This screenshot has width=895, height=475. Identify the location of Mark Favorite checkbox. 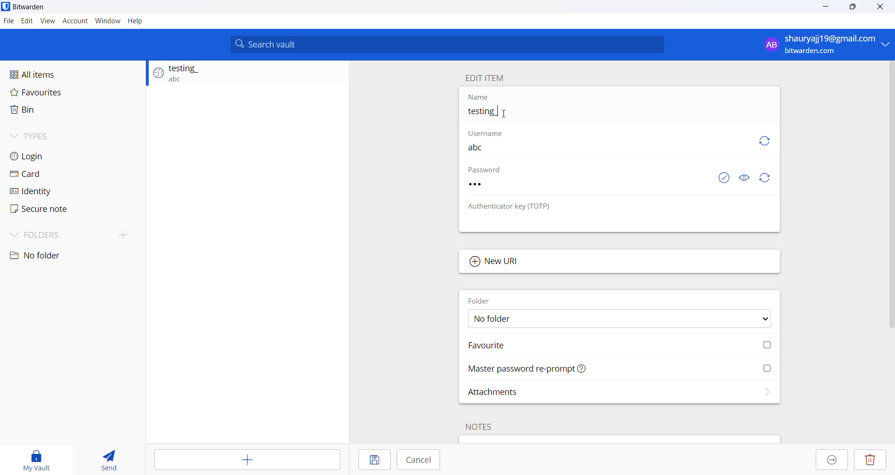
(615, 346).